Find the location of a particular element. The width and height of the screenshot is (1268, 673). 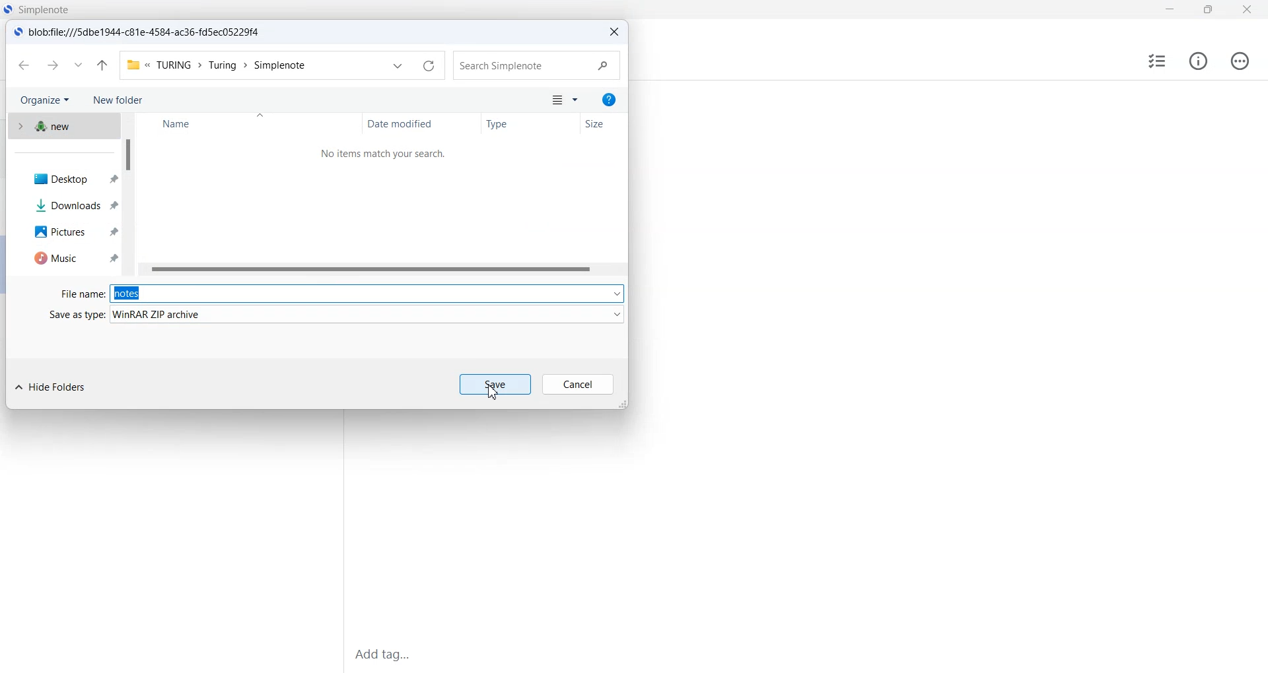

New folder is located at coordinates (118, 101).